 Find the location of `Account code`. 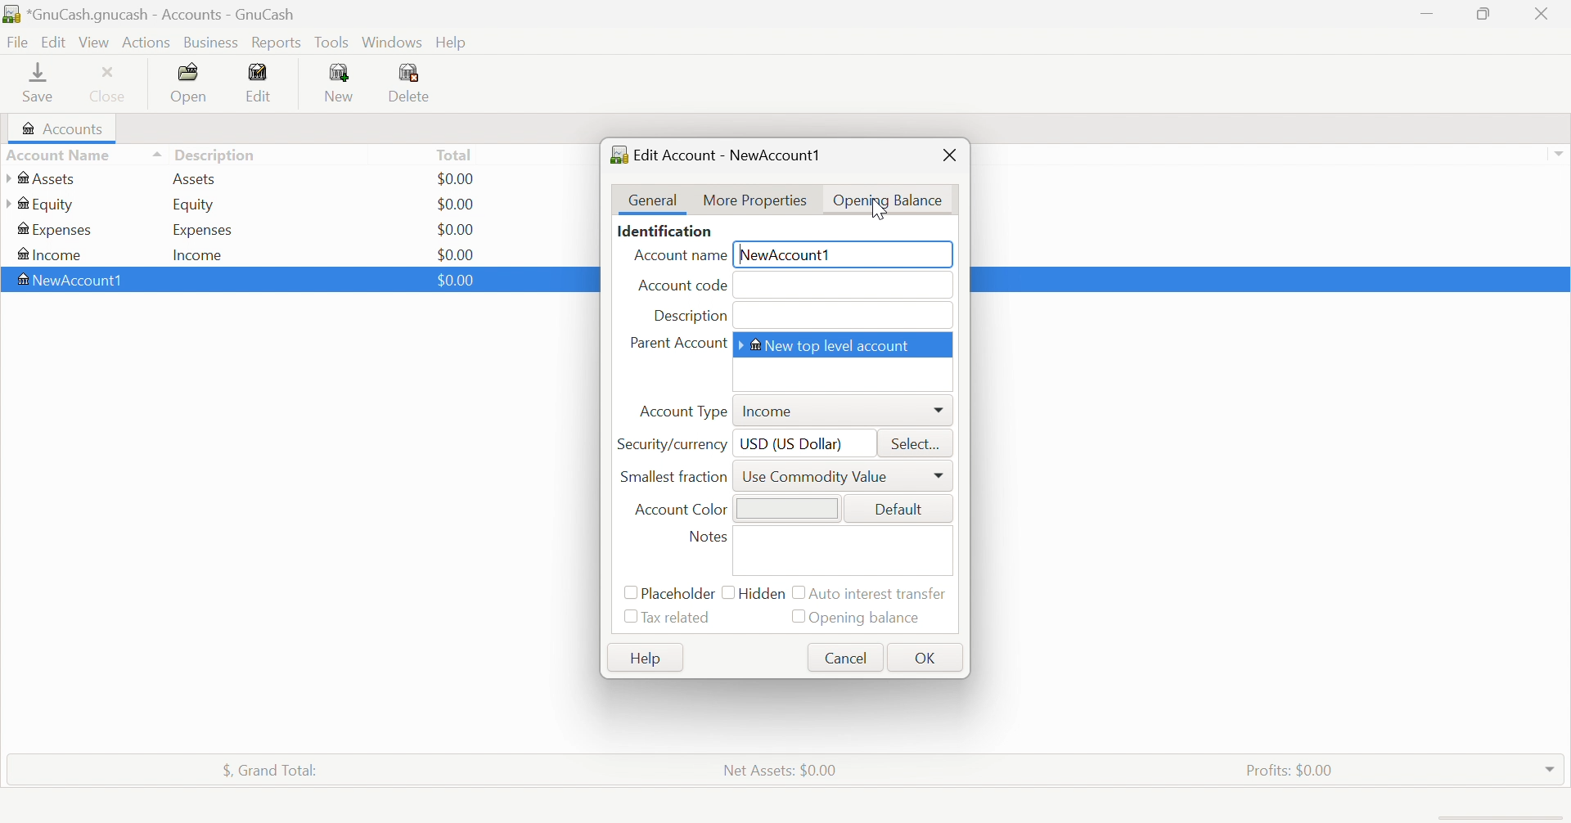

Account code is located at coordinates (680, 286).